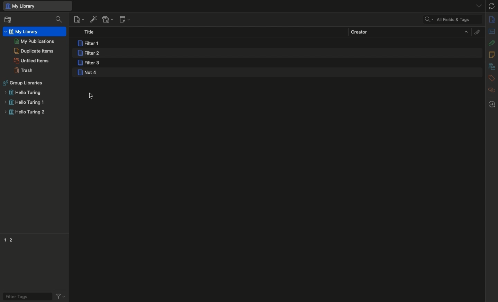  I want to click on Sync, so click(492, 6).